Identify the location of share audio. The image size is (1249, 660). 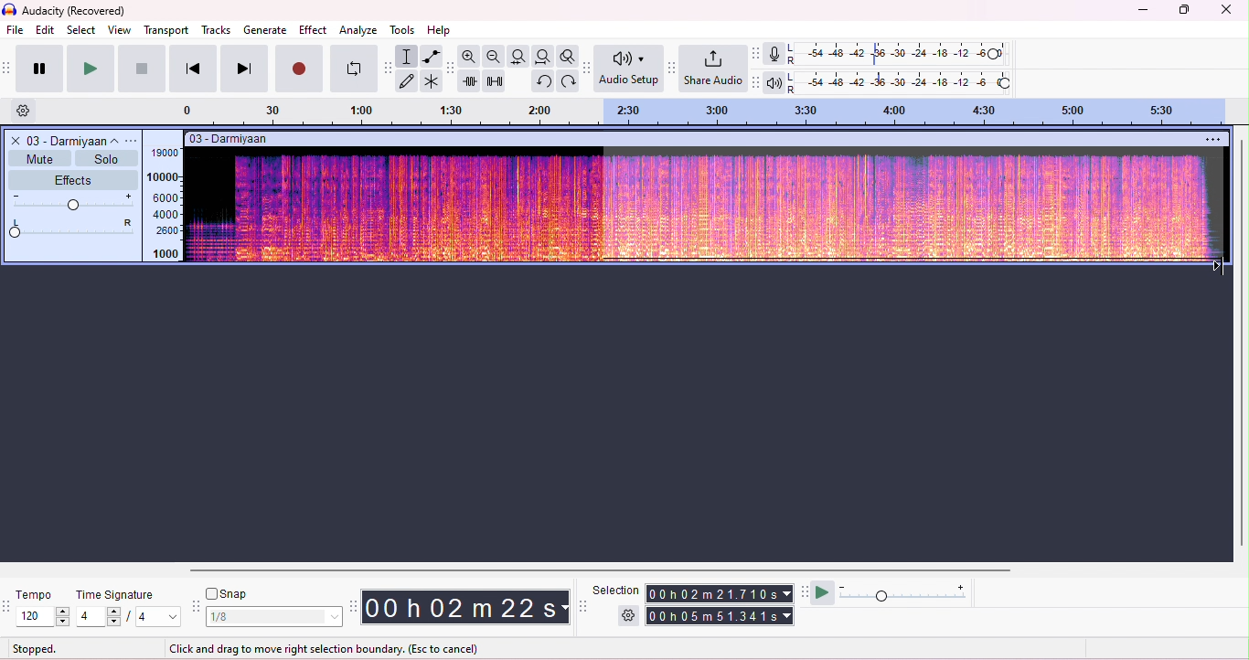
(715, 69).